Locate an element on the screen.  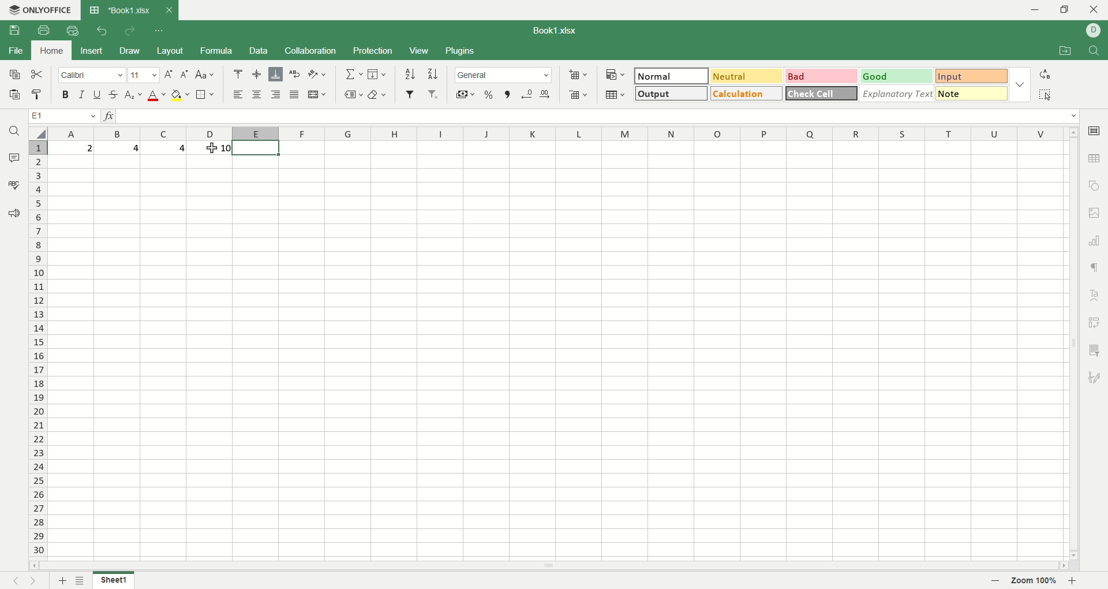
layout is located at coordinates (171, 50).